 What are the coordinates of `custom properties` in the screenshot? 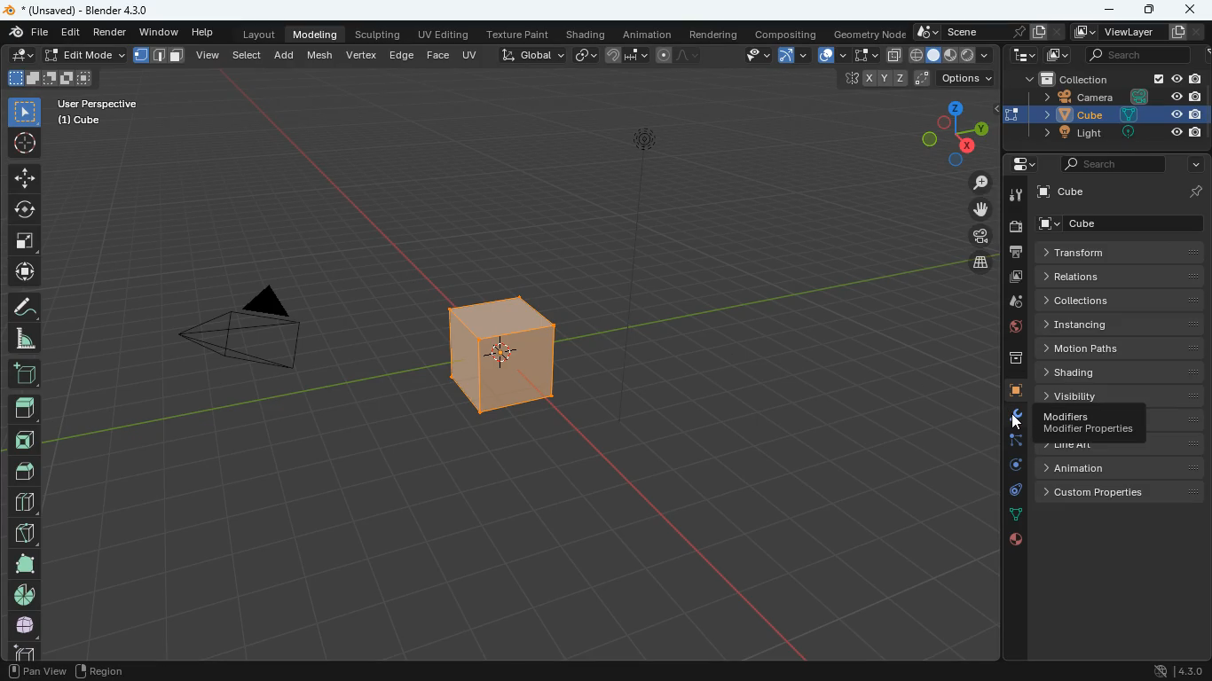 It's located at (1122, 492).